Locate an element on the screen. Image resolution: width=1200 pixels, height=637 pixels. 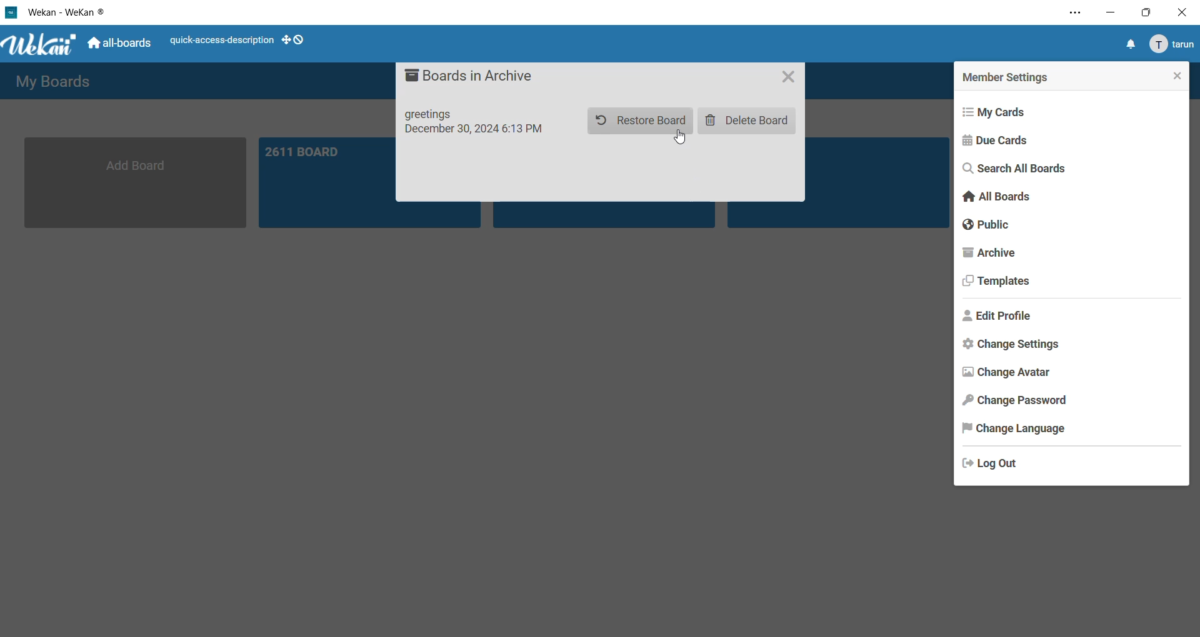
wekan is located at coordinates (41, 46).